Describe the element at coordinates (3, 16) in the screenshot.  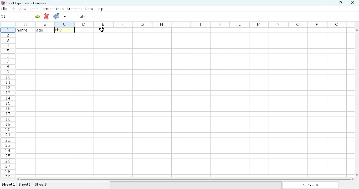
I see `C1` at that location.